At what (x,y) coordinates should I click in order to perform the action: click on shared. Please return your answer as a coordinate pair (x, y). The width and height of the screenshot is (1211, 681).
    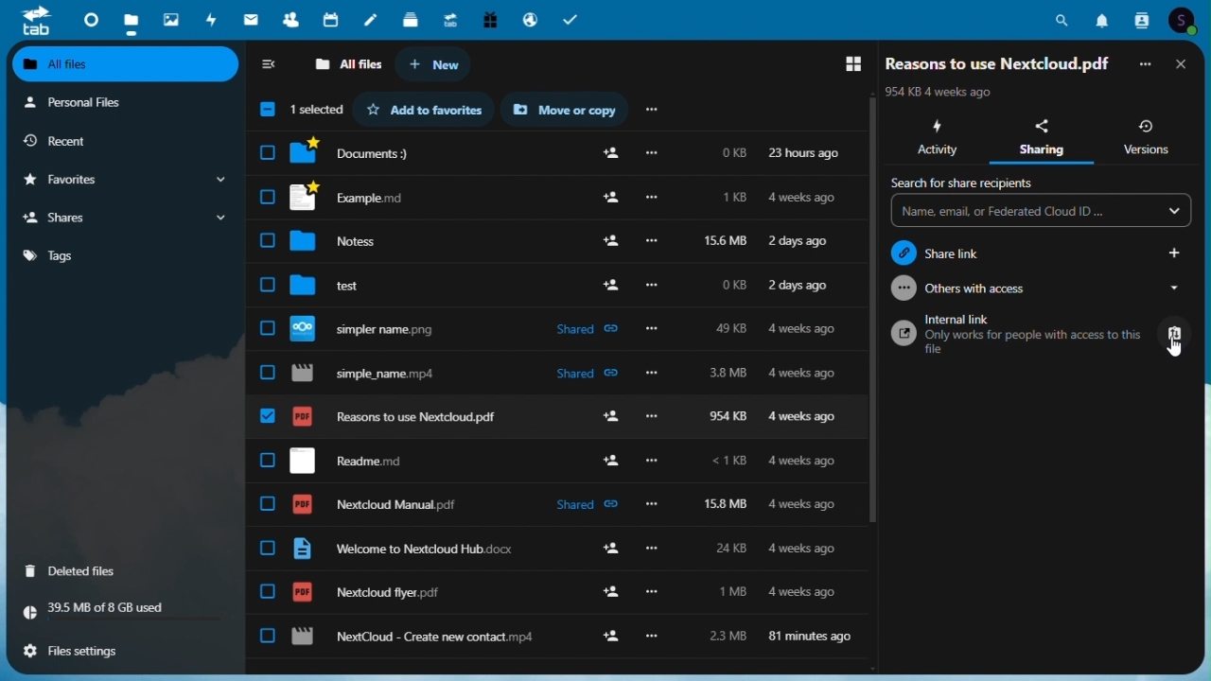
    Looking at the image, I should click on (580, 505).